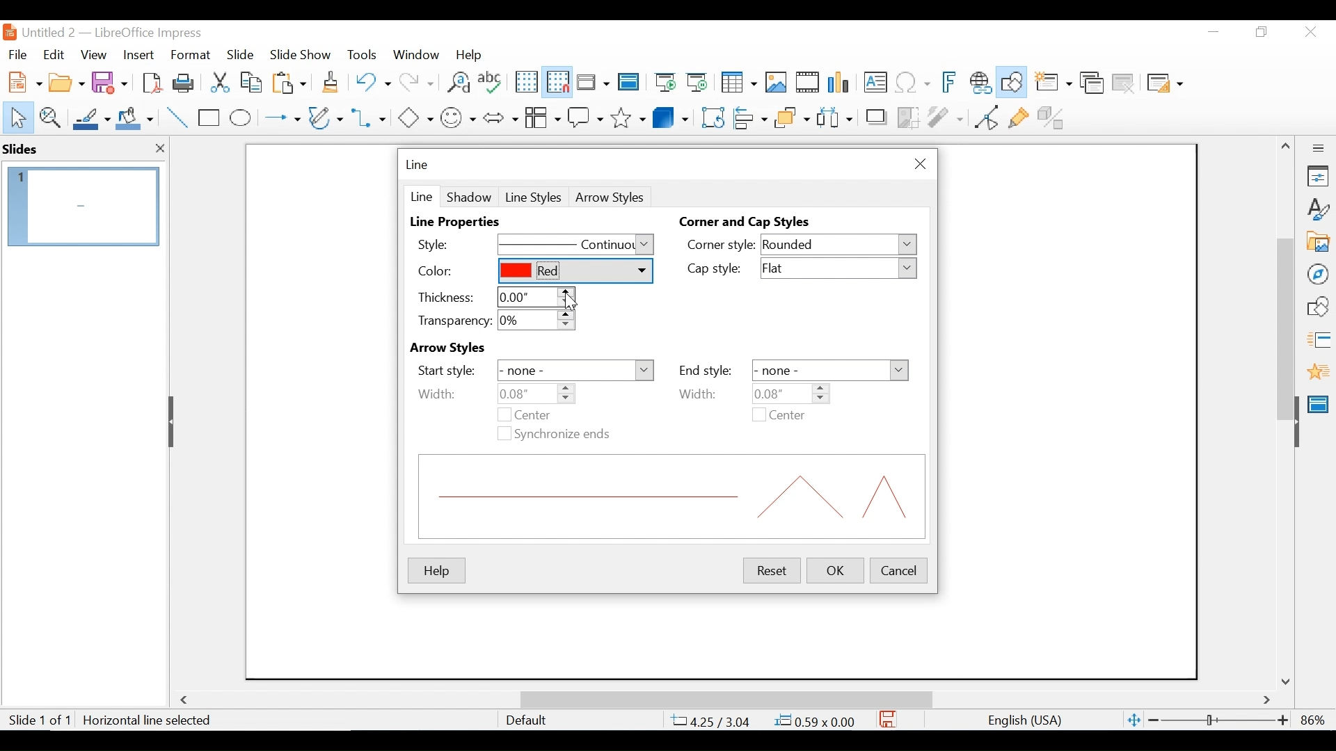  I want to click on Fit Slide to current window, so click(1134, 721).